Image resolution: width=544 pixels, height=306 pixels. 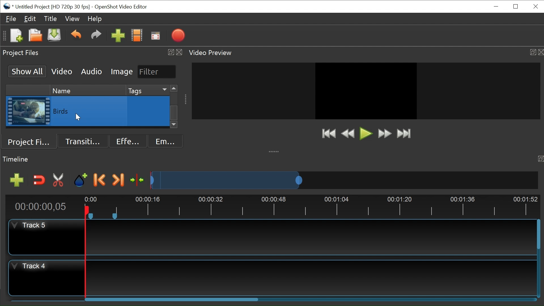 What do you see at coordinates (535, 7) in the screenshot?
I see `close` at bounding box center [535, 7].